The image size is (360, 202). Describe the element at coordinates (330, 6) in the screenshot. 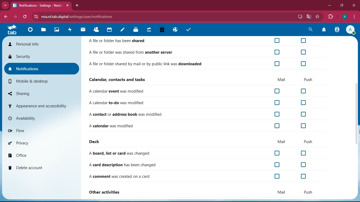

I see `minimize` at that location.